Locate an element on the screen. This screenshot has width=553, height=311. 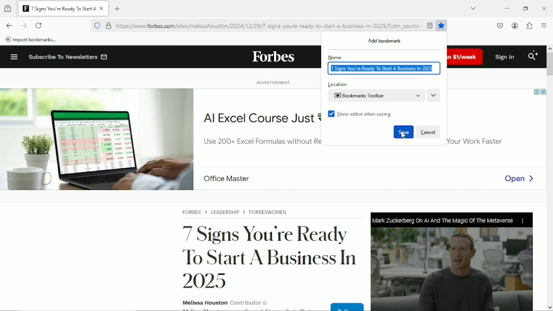
Article is located at coordinates (331, 257).